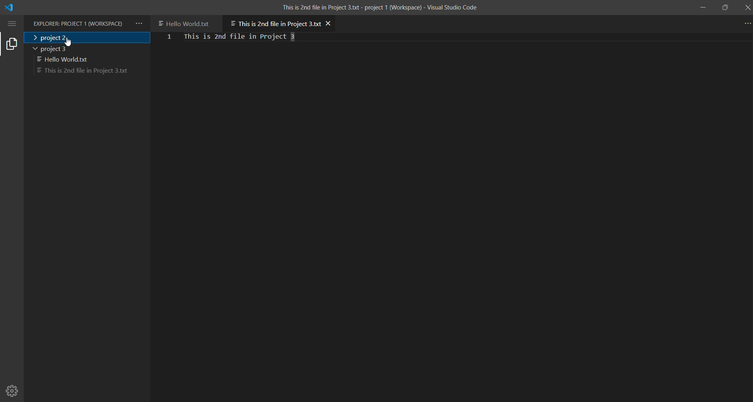 This screenshot has width=753, height=402. What do you see at coordinates (274, 22) in the screenshot?
I see `current open file` at bounding box center [274, 22].